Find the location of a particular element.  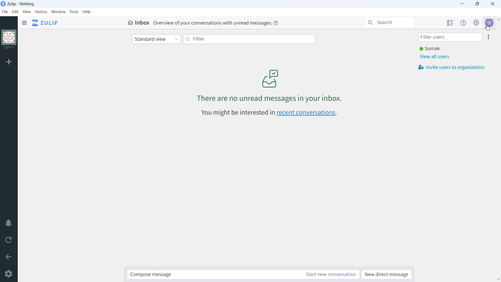

new direct message is located at coordinates (386, 275).